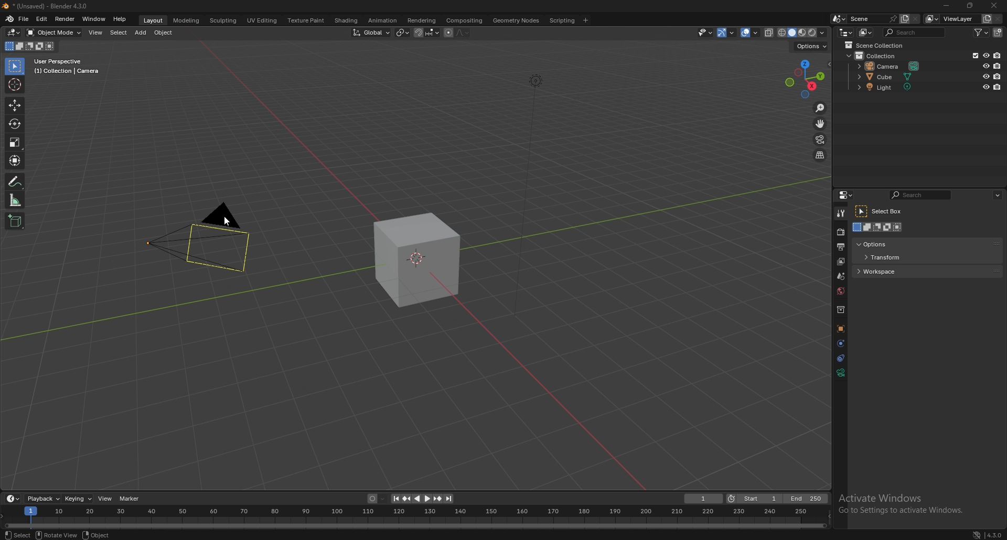 The height and width of the screenshot is (540, 1007). Describe the element at coordinates (15, 105) in the screenshot. I see `move` at that location.